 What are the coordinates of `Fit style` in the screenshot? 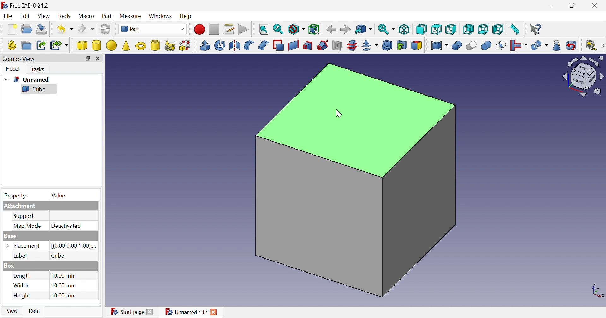 It's located at (264, 30).